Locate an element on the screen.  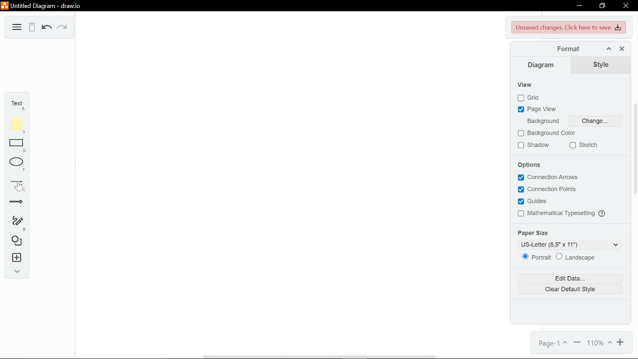
View is located at coordinates (531, 85).